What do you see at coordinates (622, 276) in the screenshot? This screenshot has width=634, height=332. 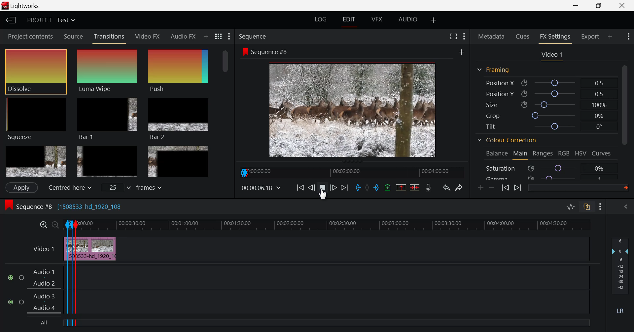 I see `Audio Level` at bounding box center [622, 276].